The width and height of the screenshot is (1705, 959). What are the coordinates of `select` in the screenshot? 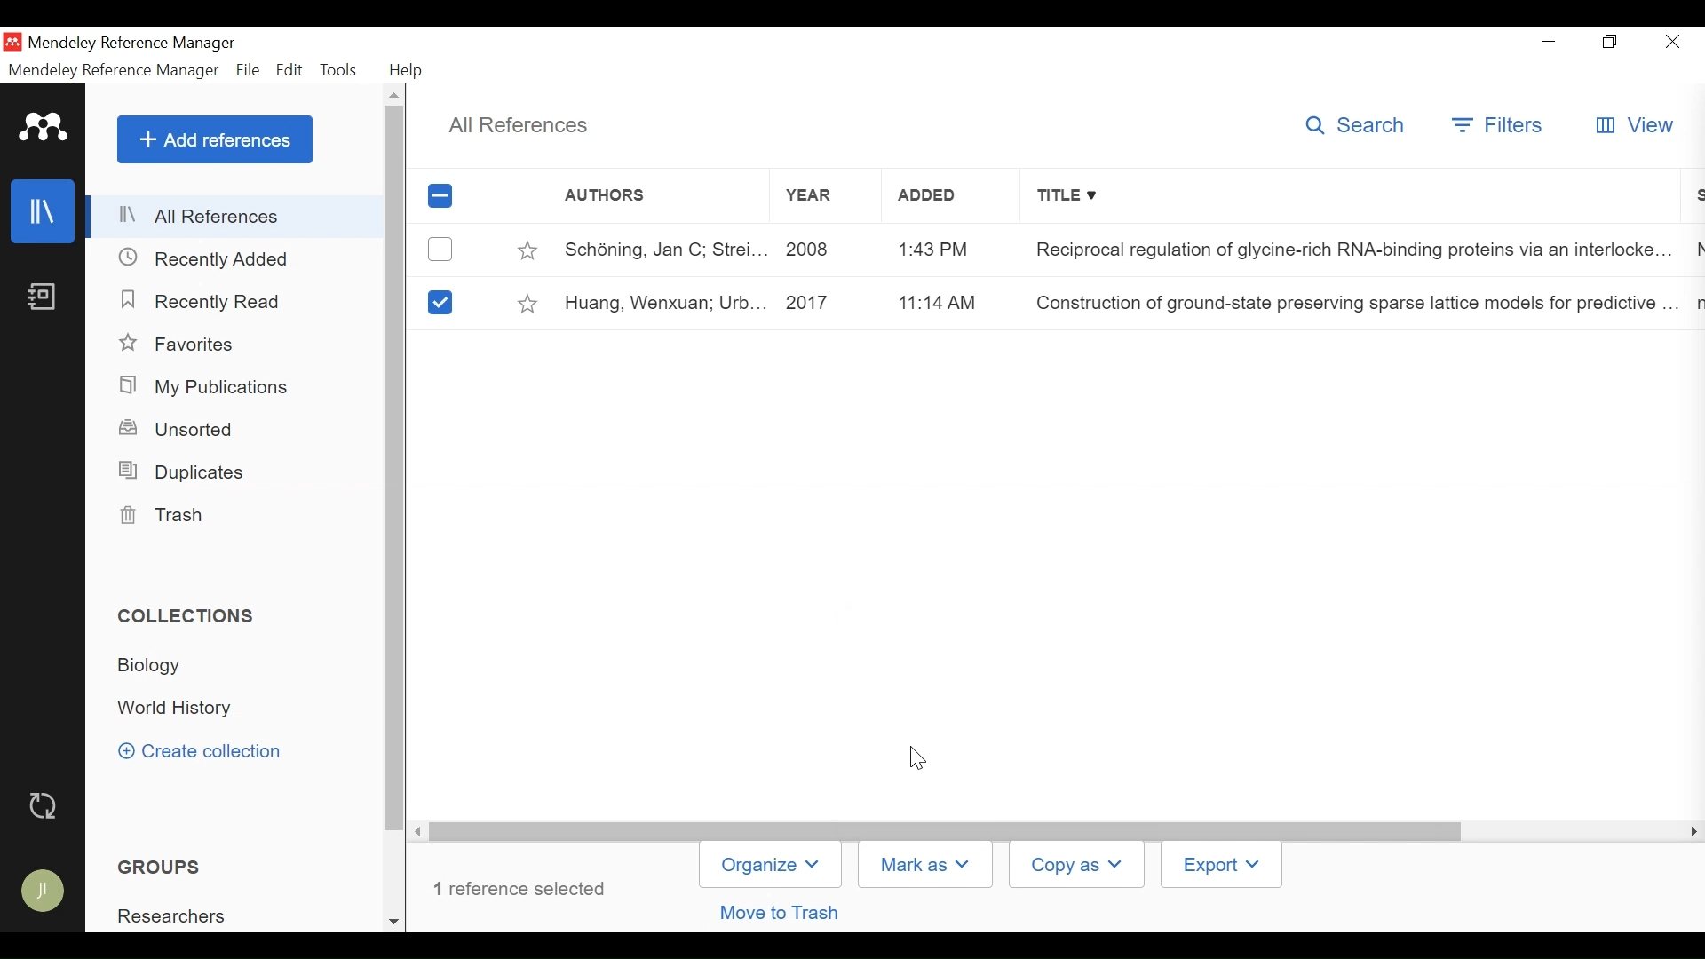 It's located at (439, 301).